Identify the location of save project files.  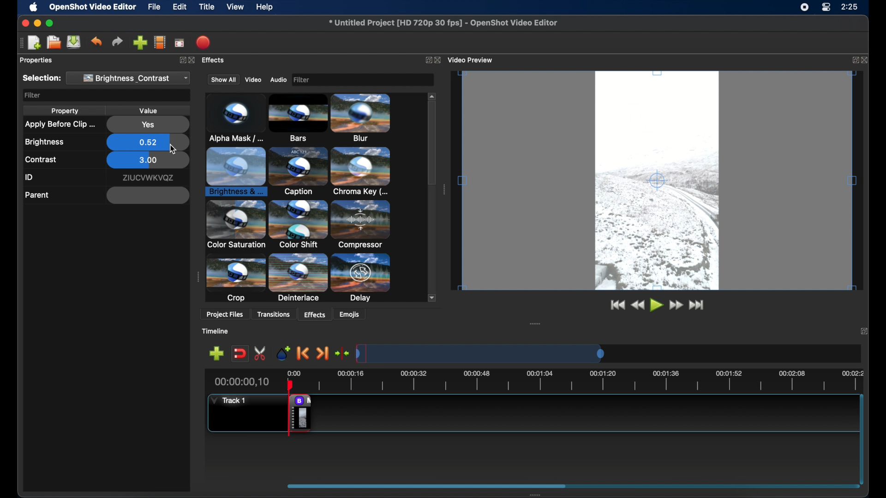
(74, 42).